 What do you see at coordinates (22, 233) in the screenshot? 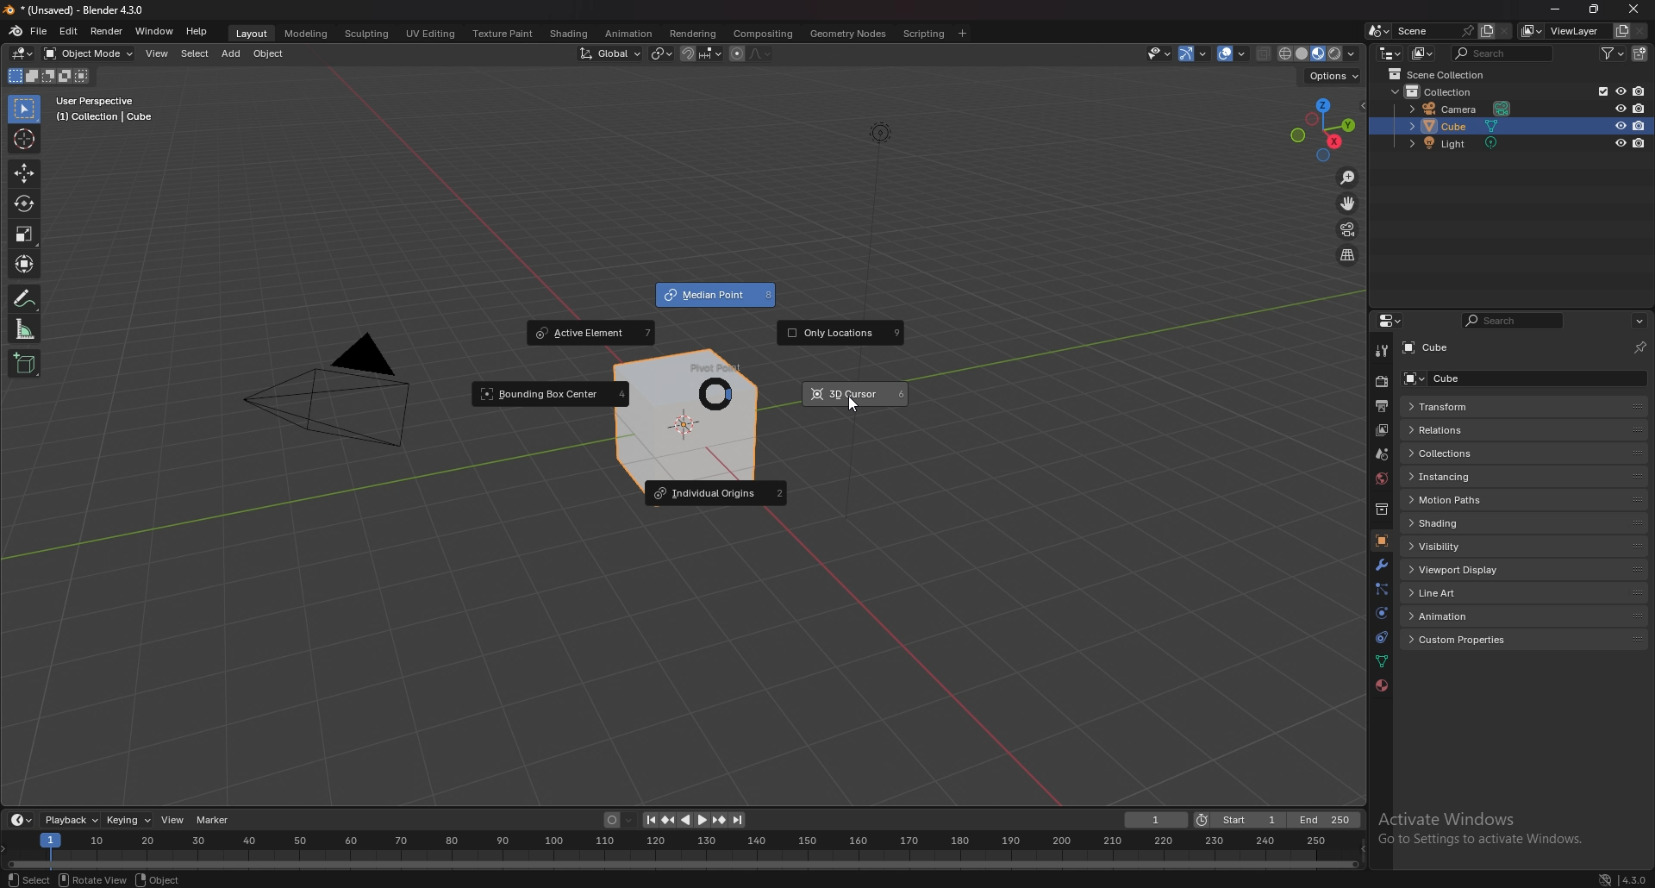
I see `scale` at bounding box center [22, 233].